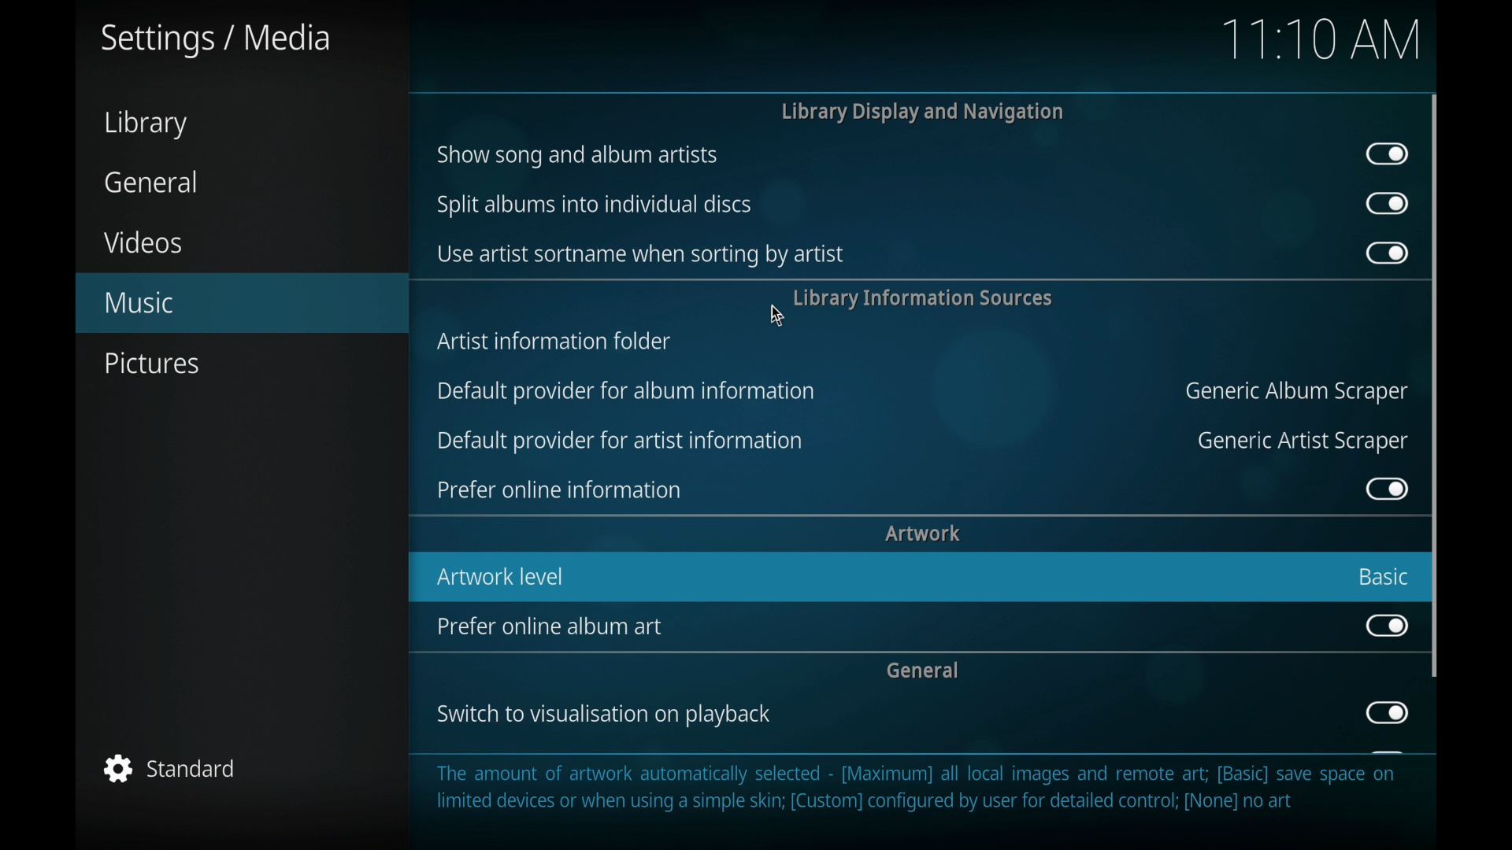  Describe the element at coordinates (923, 670) in the screenshot. I see `general` at that location.